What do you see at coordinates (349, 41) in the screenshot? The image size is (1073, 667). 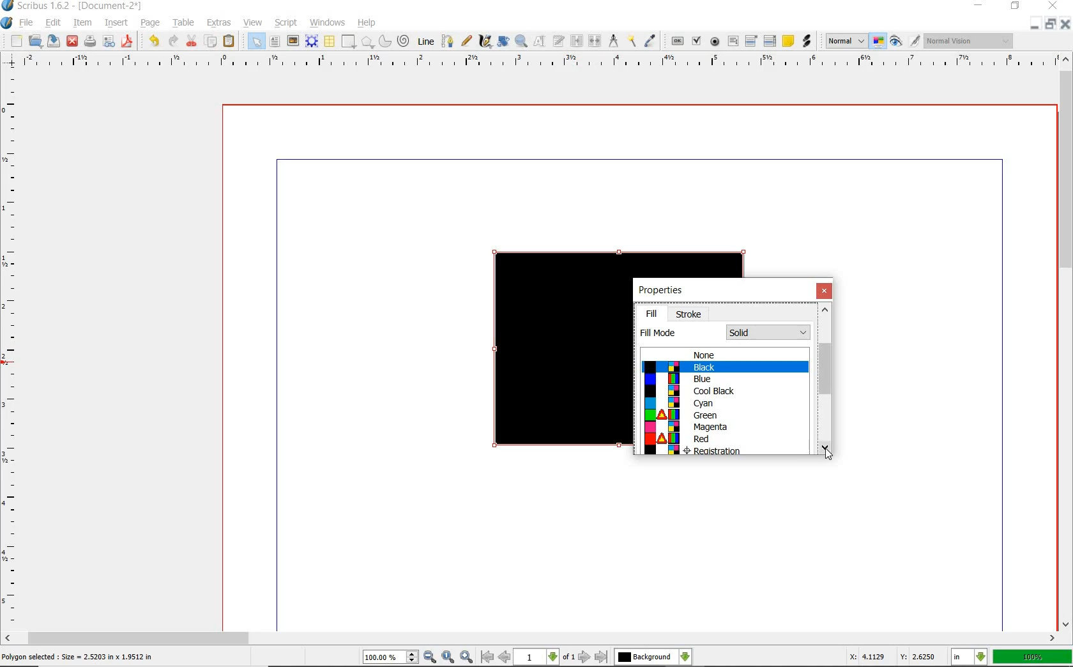 I see `shape` at bounding box center [349, 41].